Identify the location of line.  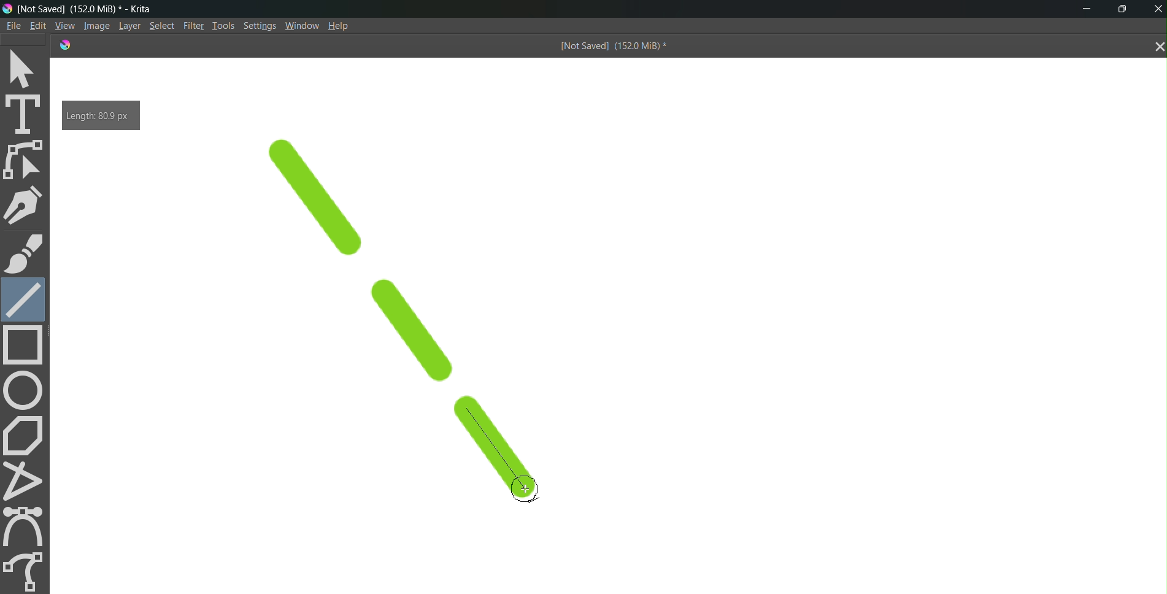
(425, 333).